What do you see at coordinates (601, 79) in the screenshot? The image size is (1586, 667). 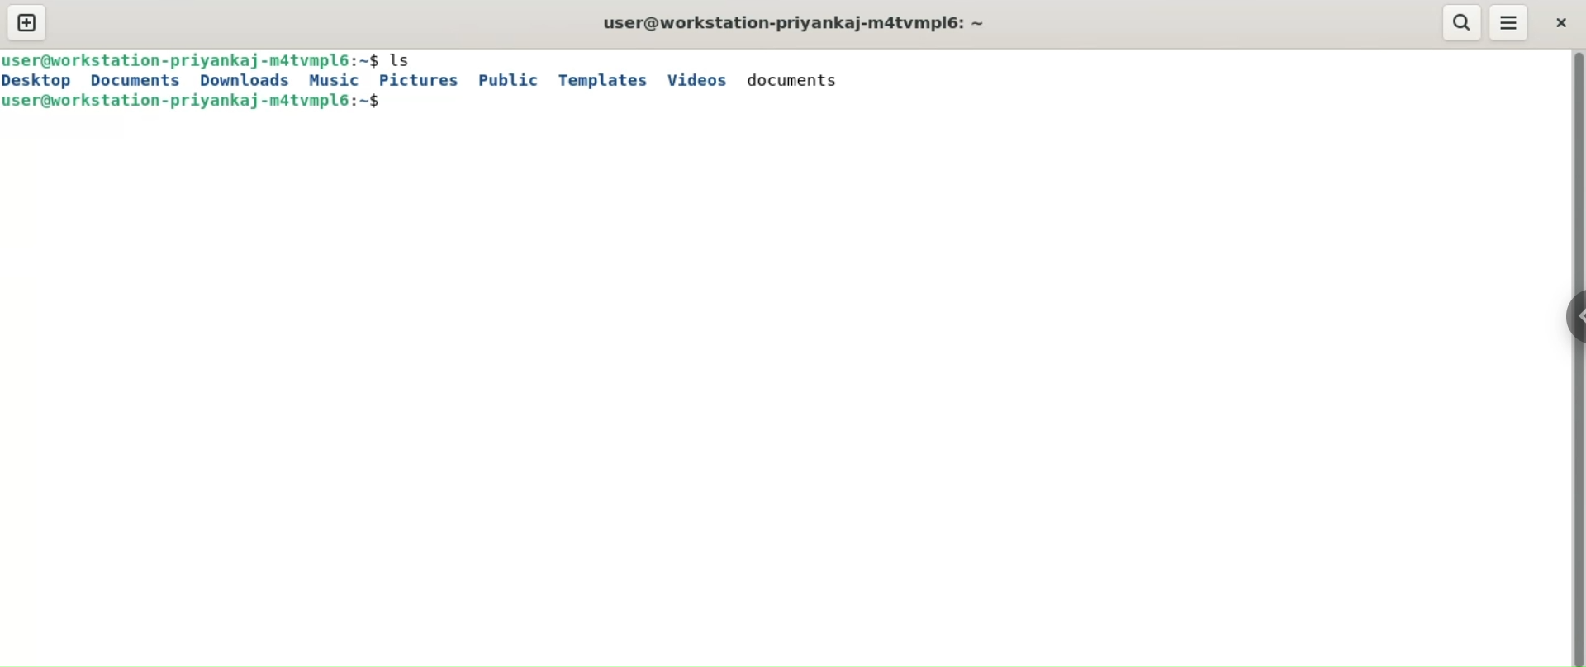 I see `templates` at bounding box center [601, 79].